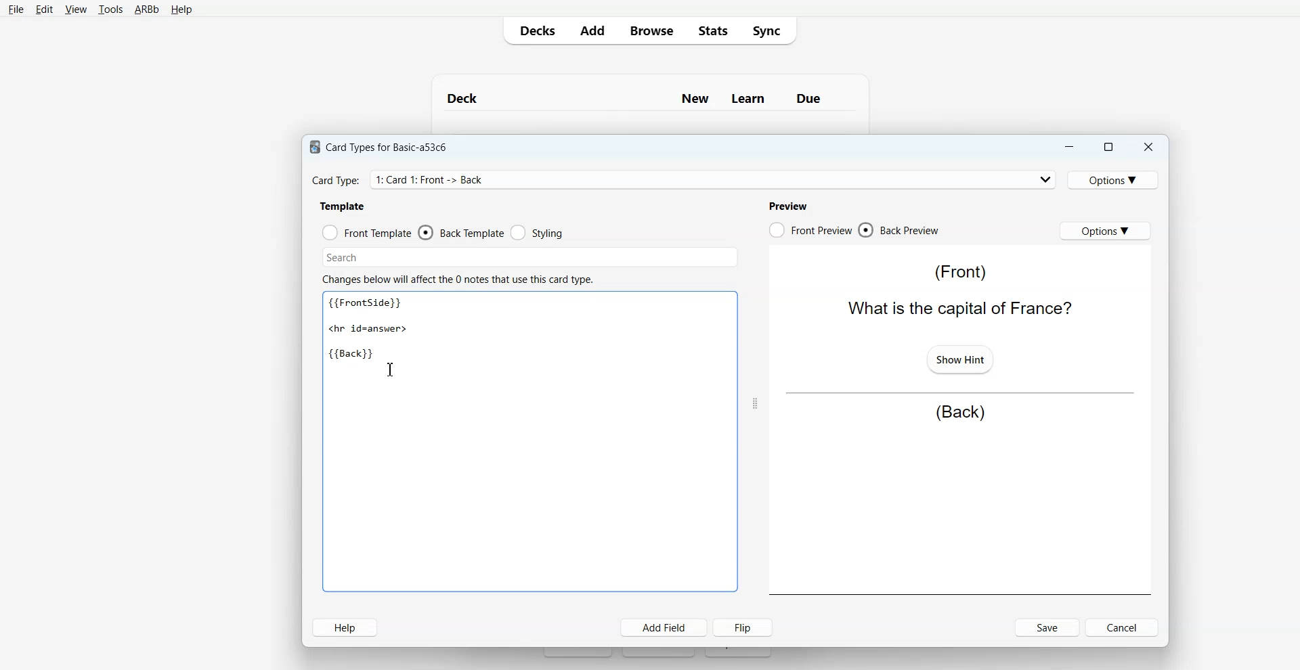 The width and height of the screenshot is (1300, 670). I want to click on Template, so click(343, 206).